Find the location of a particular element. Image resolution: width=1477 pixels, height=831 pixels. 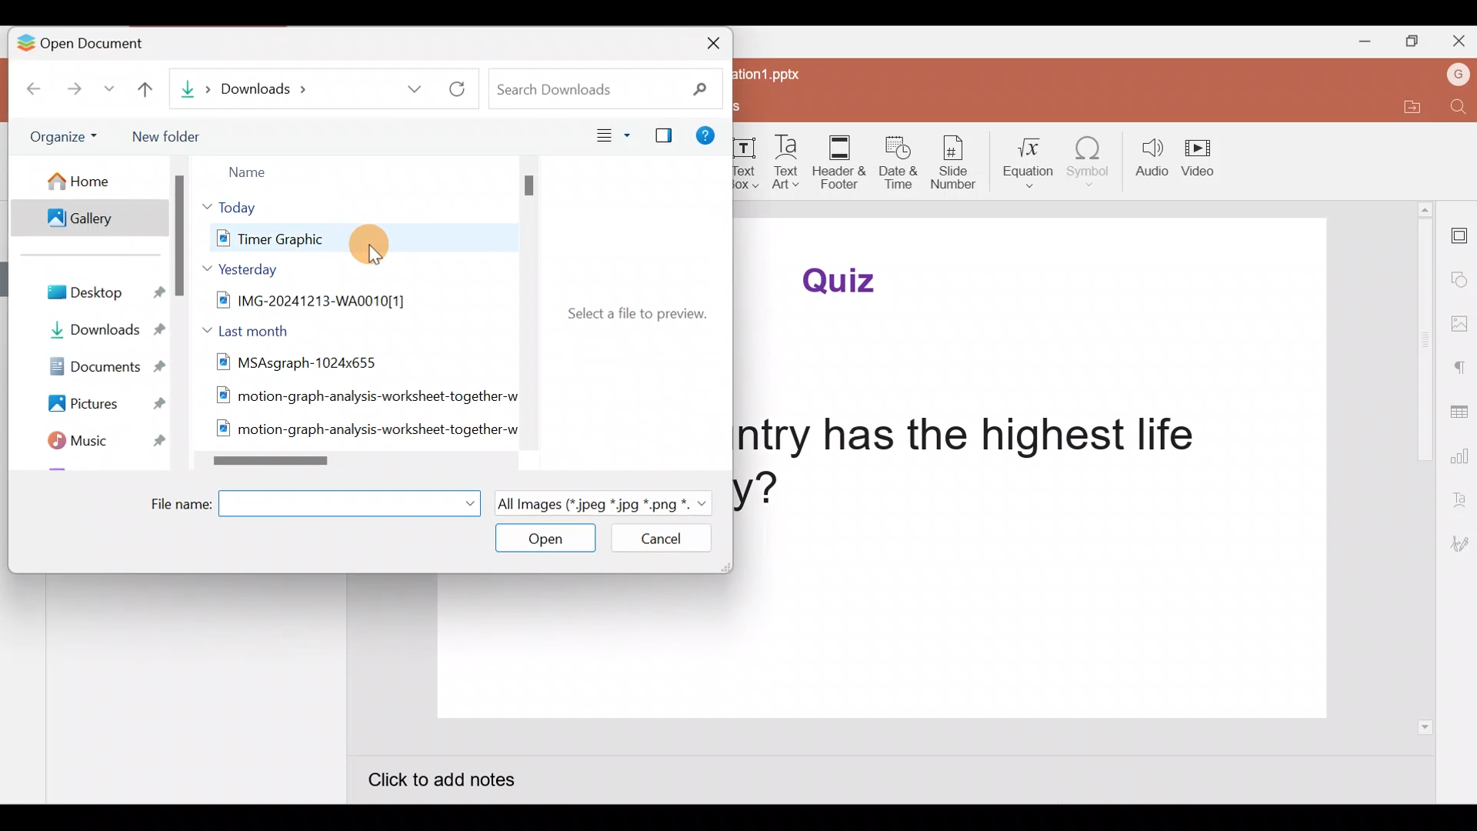

Back is located at coordinates (26, 91).